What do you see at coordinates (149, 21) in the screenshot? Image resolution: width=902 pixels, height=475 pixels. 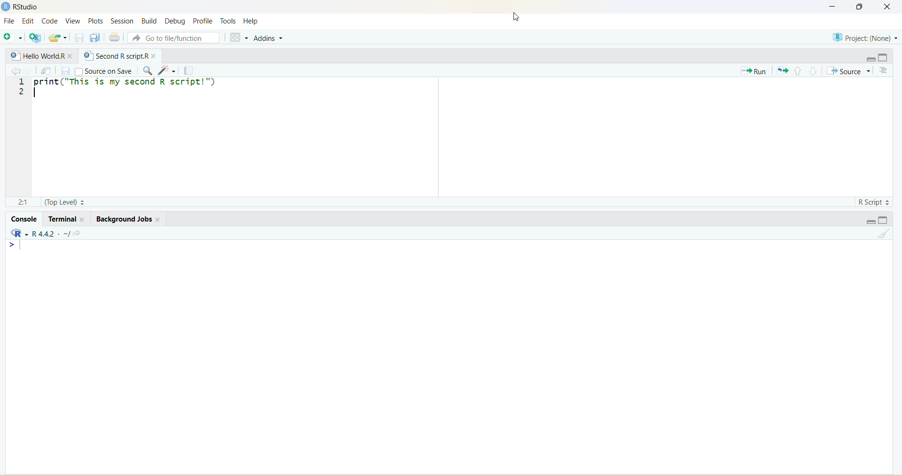 I see `Build` at bounding box center [149, 21].